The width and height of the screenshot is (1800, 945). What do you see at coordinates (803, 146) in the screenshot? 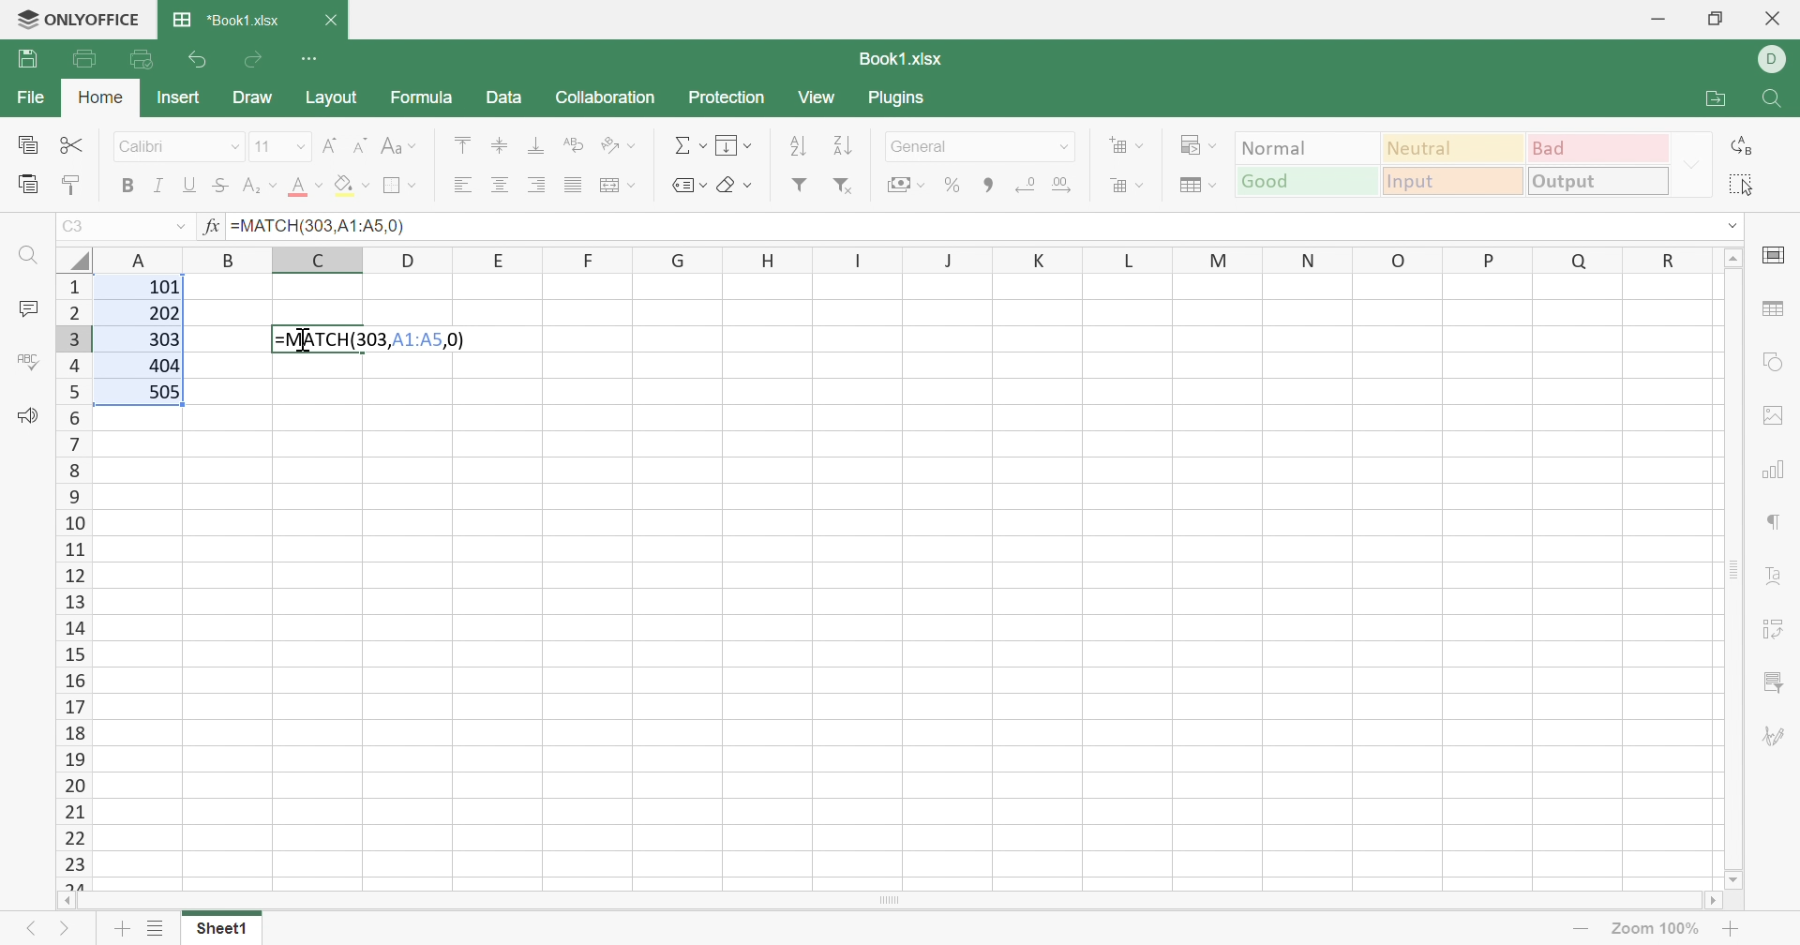
I see `Ascending order` at bounding box center [803, 146].